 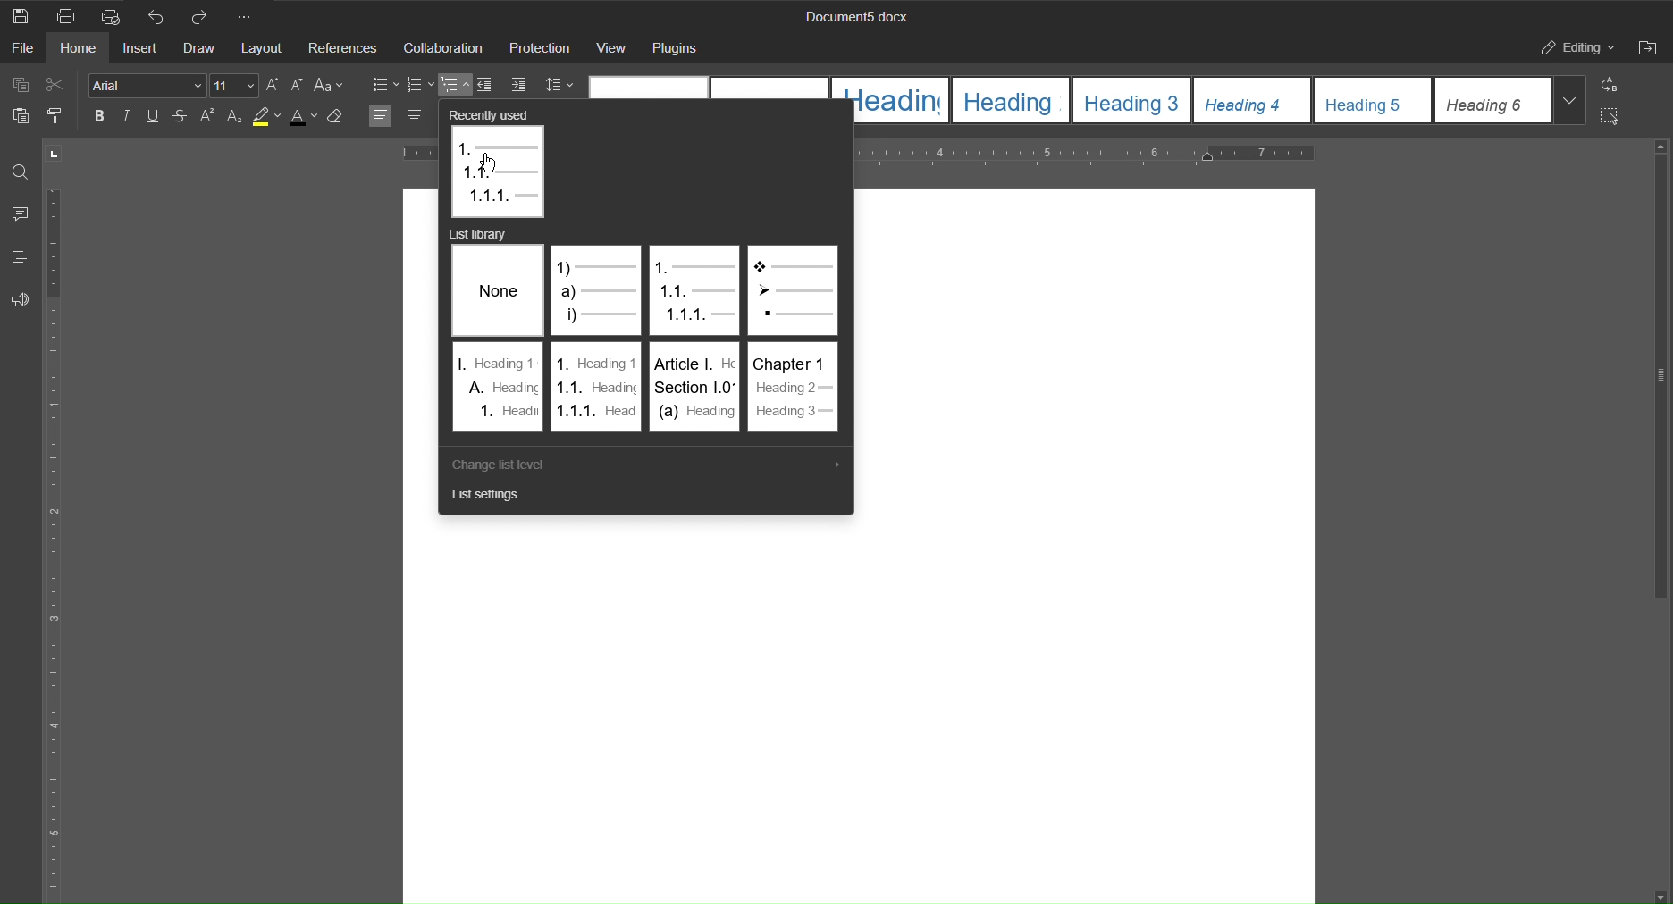 What do you see at coordinates (1660, 379) in the screenshot?
I see `vertical scrollbar` at bounding box center [1660, 379].